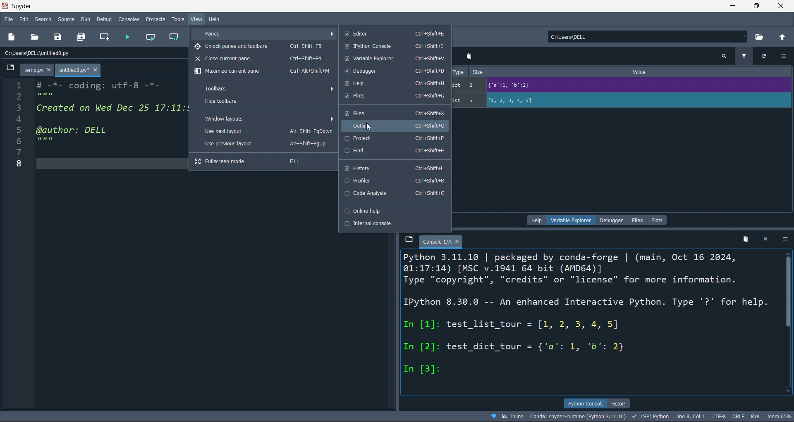 Image resolution: width=794 pixels, height=422 pixels. Describe the element at coordinates (641, 71) in the screenshot. I see `value` at that location.